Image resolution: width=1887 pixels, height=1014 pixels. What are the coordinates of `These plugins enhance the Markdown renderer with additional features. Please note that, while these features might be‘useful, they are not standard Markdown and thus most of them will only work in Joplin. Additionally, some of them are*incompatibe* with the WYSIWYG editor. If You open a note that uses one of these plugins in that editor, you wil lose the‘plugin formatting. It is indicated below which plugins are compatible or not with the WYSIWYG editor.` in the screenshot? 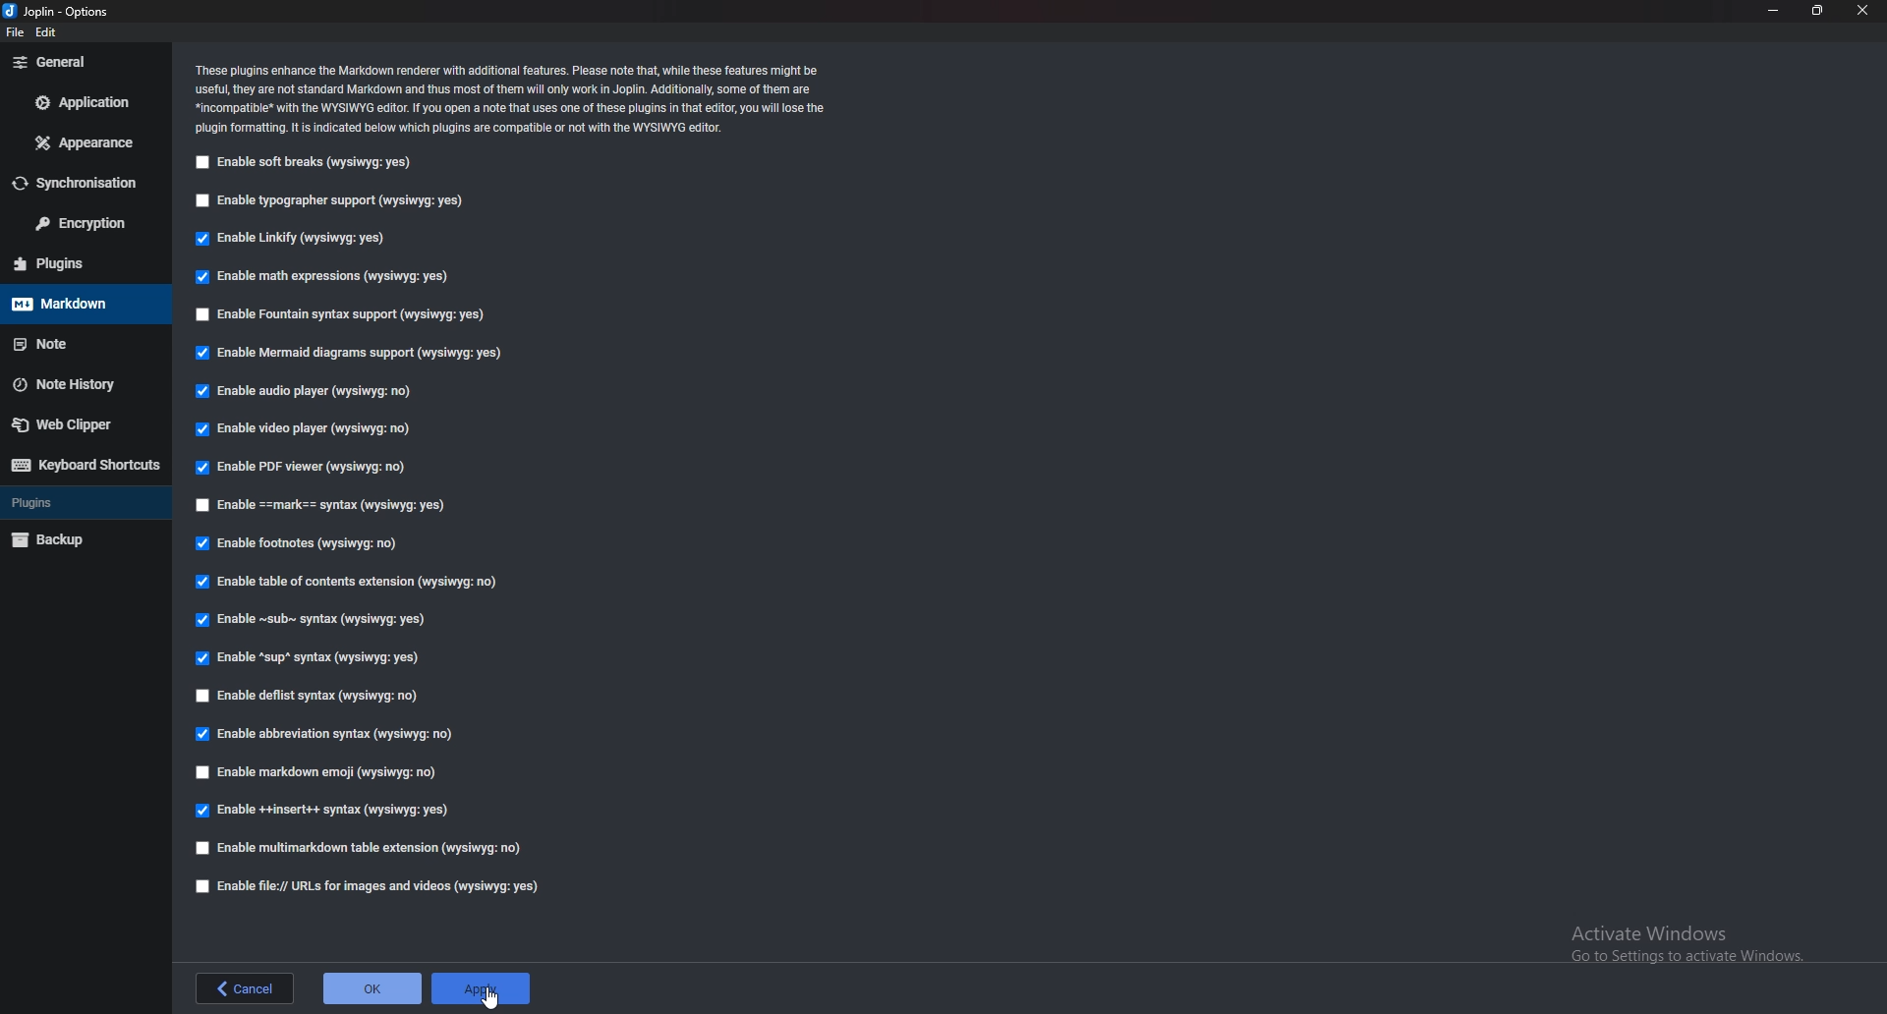 It's located at (517, 98).